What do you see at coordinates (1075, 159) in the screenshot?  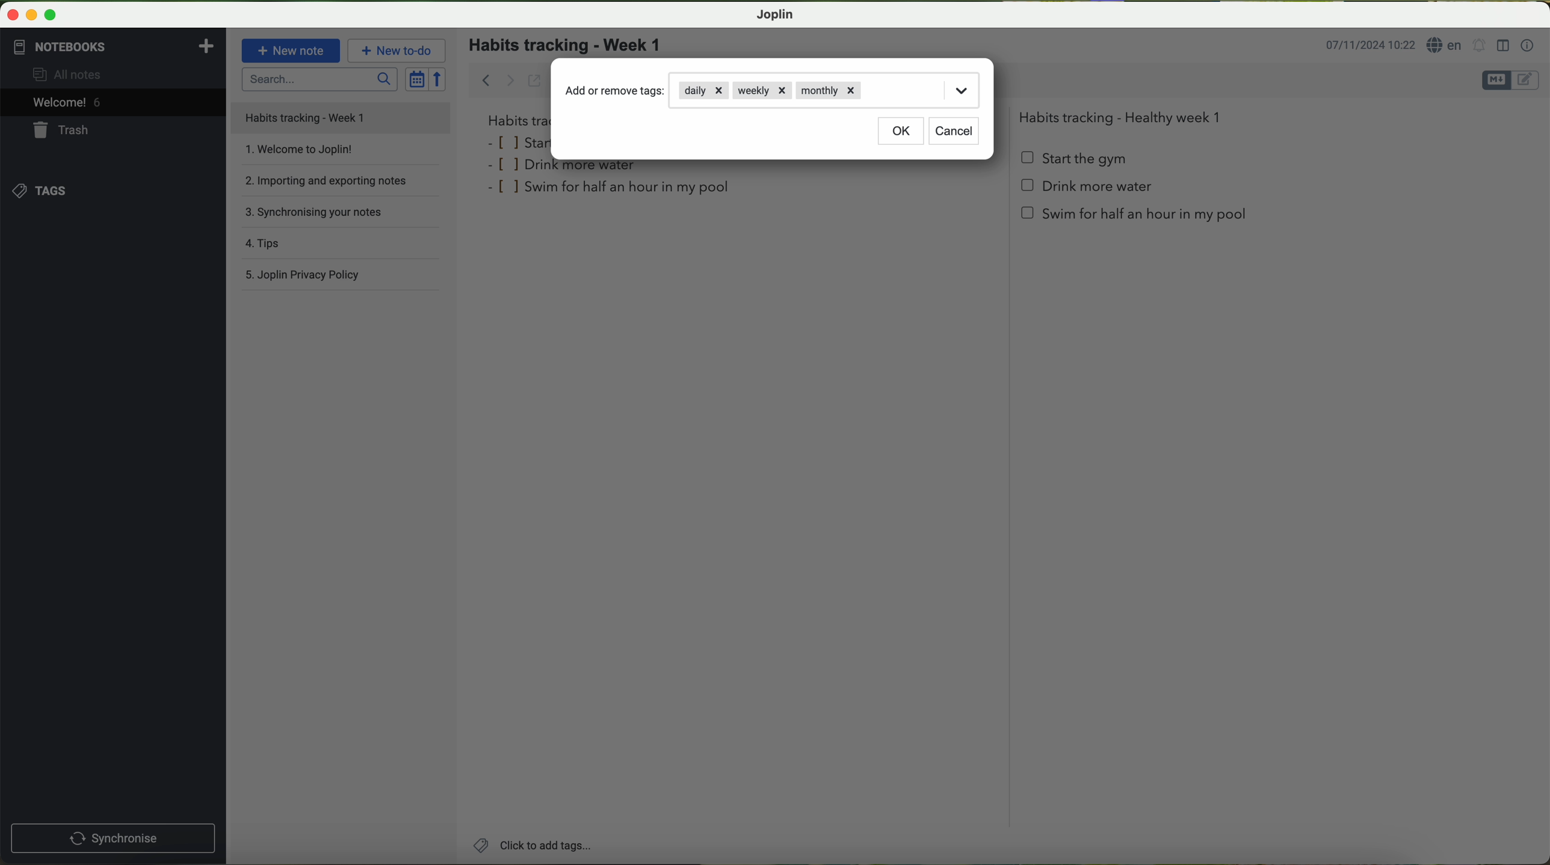 I see `start the gym` at bounding box center [1075, 159].